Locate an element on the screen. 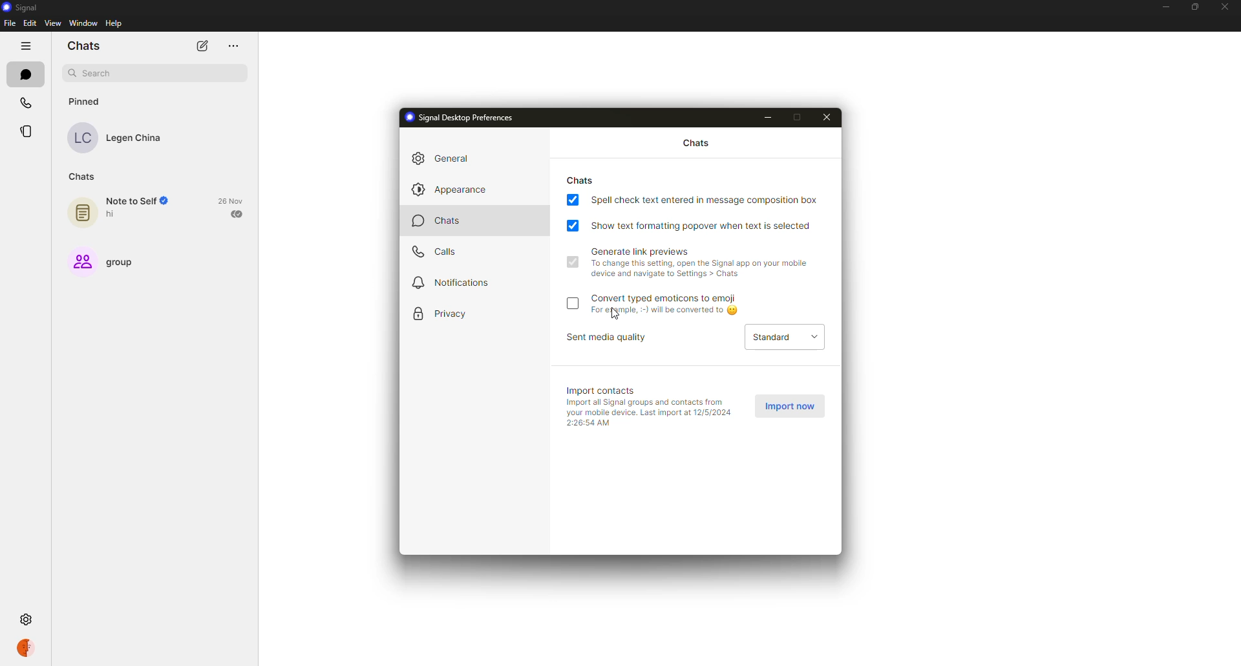 The height and width of the screenshot is (666, 1241). date is located at coordinates (231, 201).